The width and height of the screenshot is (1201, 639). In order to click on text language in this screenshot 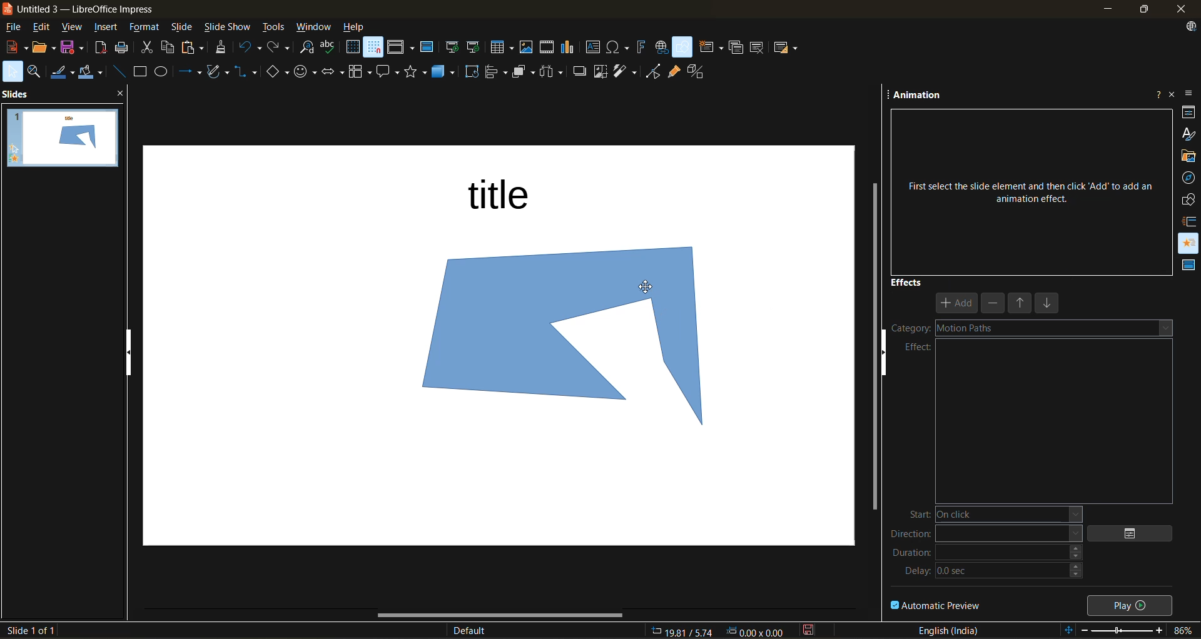, I will do `click(955, 630)`.